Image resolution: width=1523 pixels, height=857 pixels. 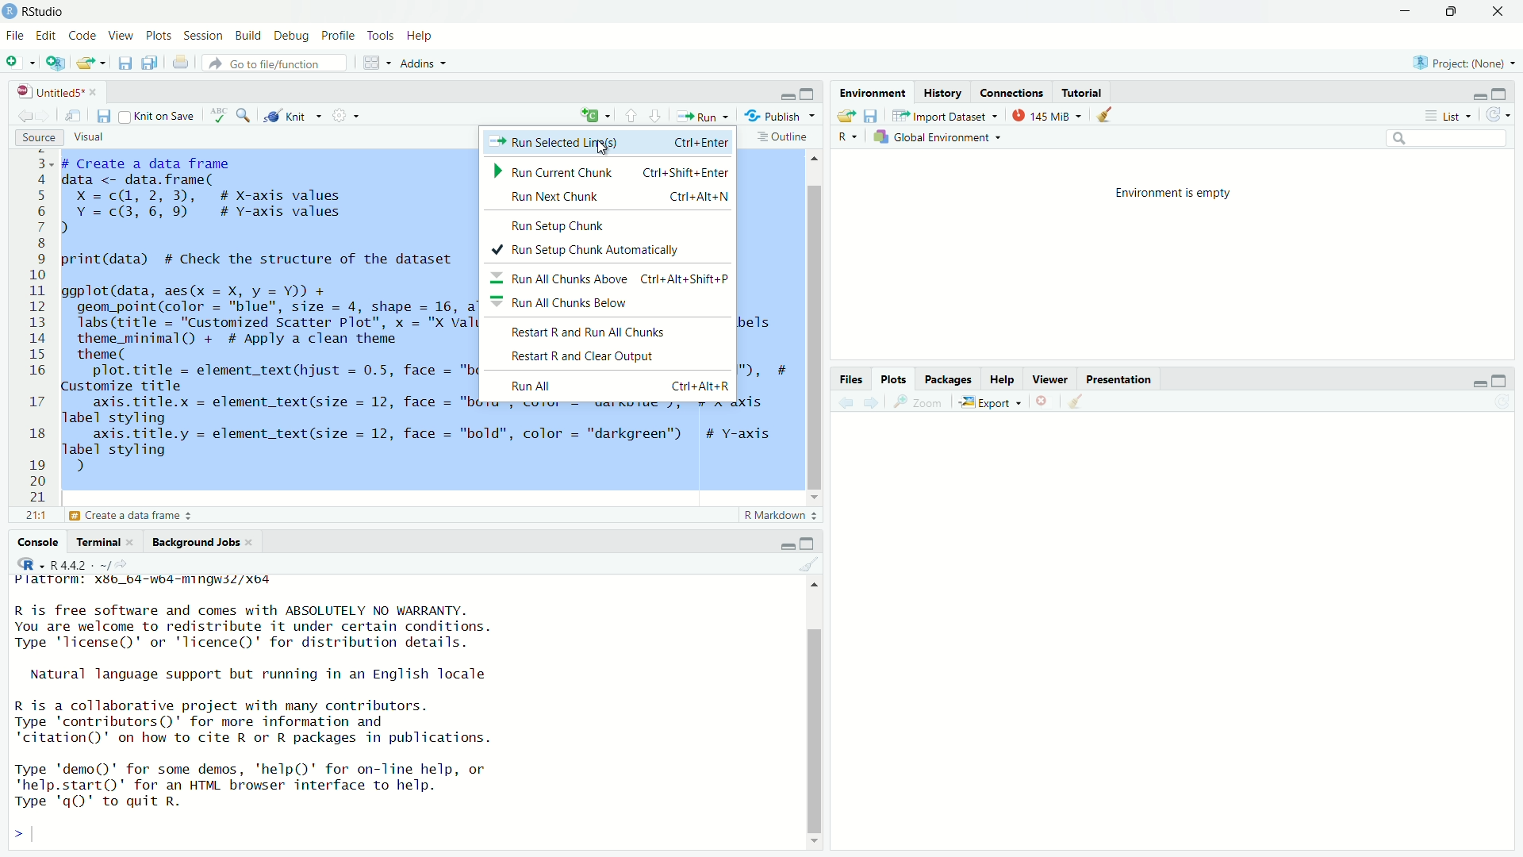 What do you see at coordinates (1499, 115) in the screenshot?
I see `Refresh the list oof object in the Environment` at bounding box center [1499, 115].